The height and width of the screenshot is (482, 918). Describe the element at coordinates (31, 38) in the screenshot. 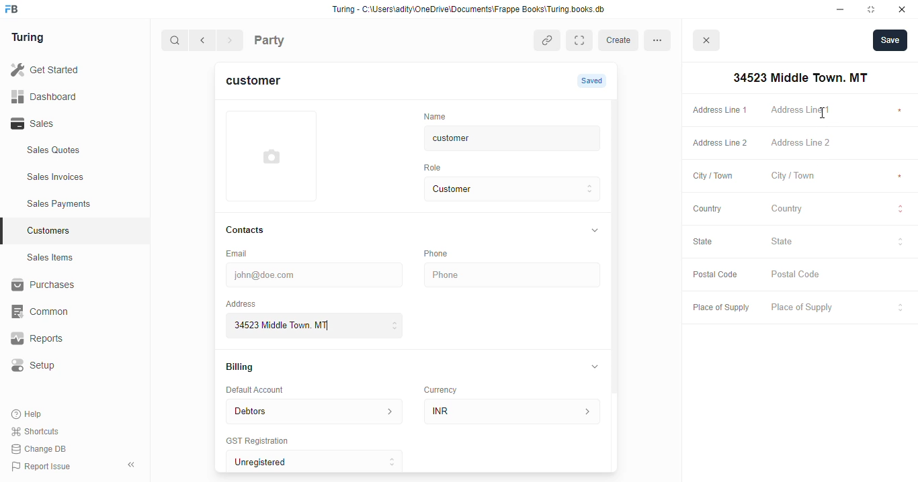

I see `Turing` at that location.